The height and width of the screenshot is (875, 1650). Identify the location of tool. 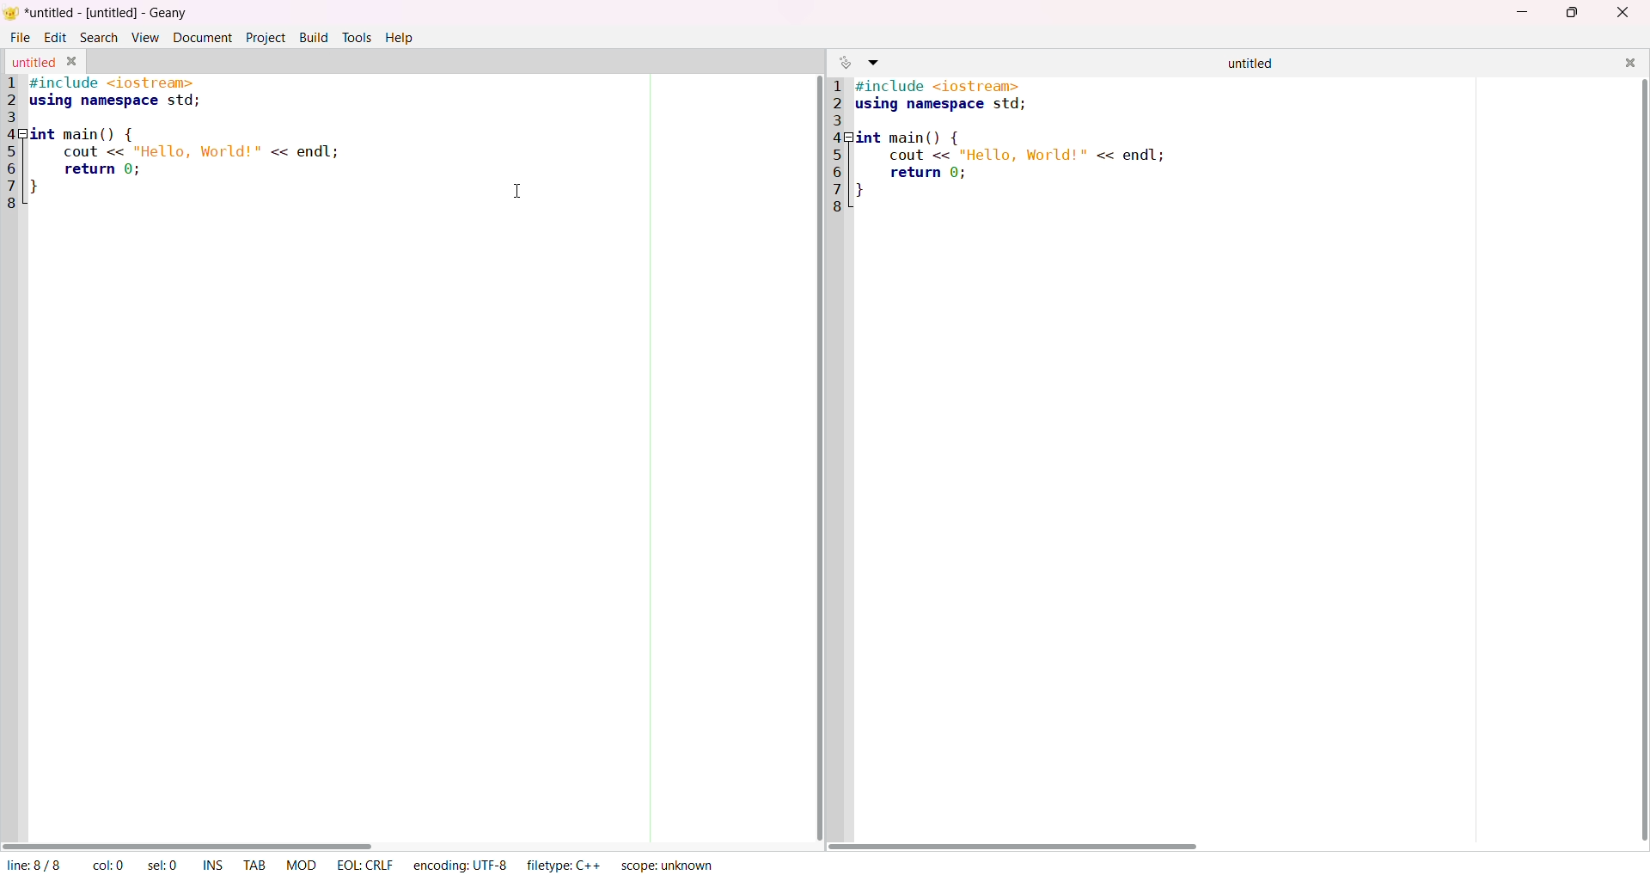
(356, 36).